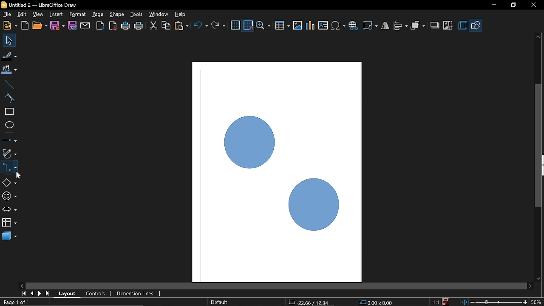 The height and width of the screenshot is (306, 544). Describe the element at coordinates (57, 25) in the screenshot. I see `Save` at that location.